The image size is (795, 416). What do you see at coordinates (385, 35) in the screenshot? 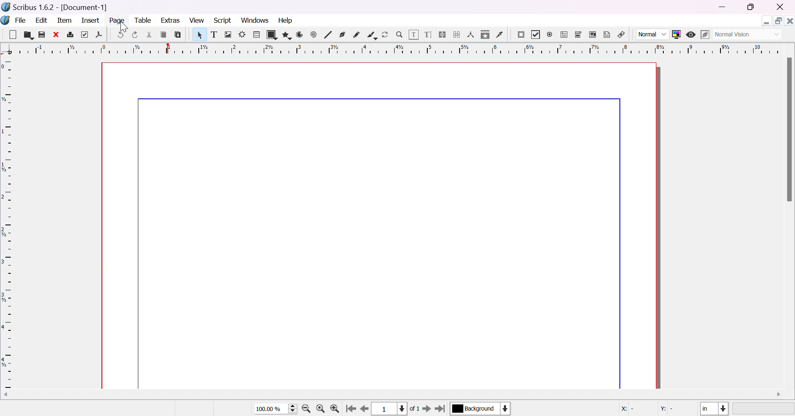
I see `rotate item` at bounding box center [385, 35].